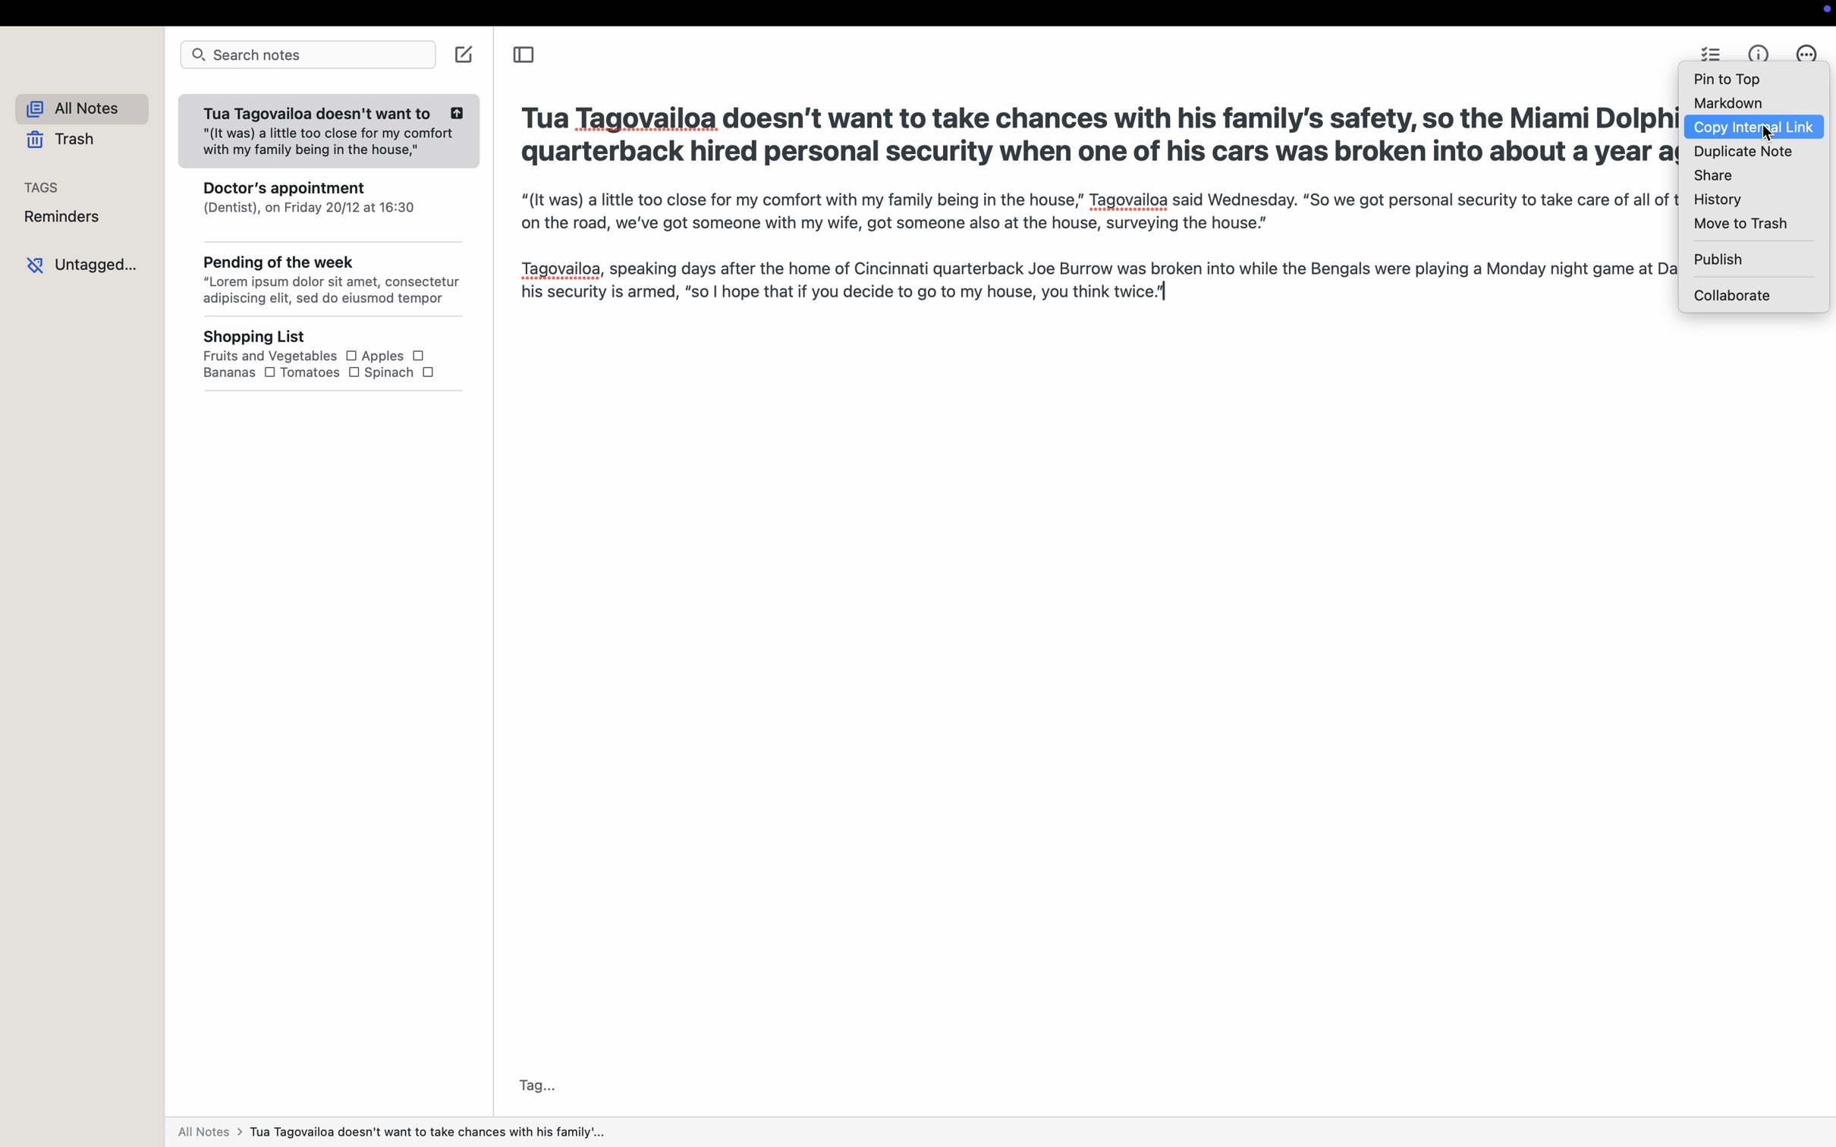 Image resolution: width=1836 pixels, height=1147 pixels. Describe the element at coordinates (79, 265) in the screenshot. I see `untagged` at that location.